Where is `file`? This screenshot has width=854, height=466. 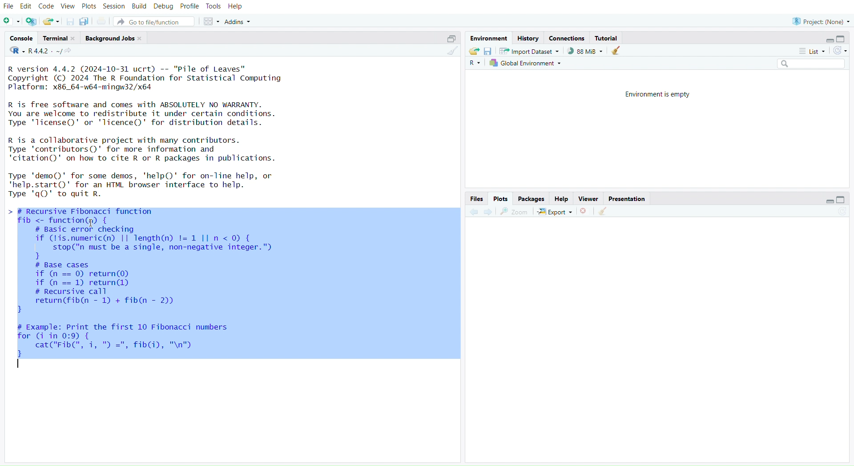 file is located at coordinates (9, 7).